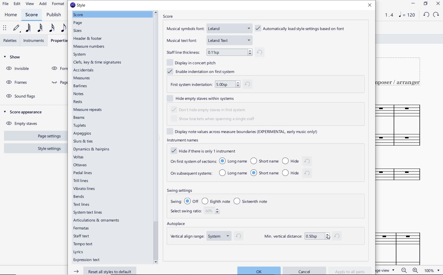  What do you see at coordinates (385, 15) in the screenshot?
I see `PLAY TIME` at bounding box center [385, 15].